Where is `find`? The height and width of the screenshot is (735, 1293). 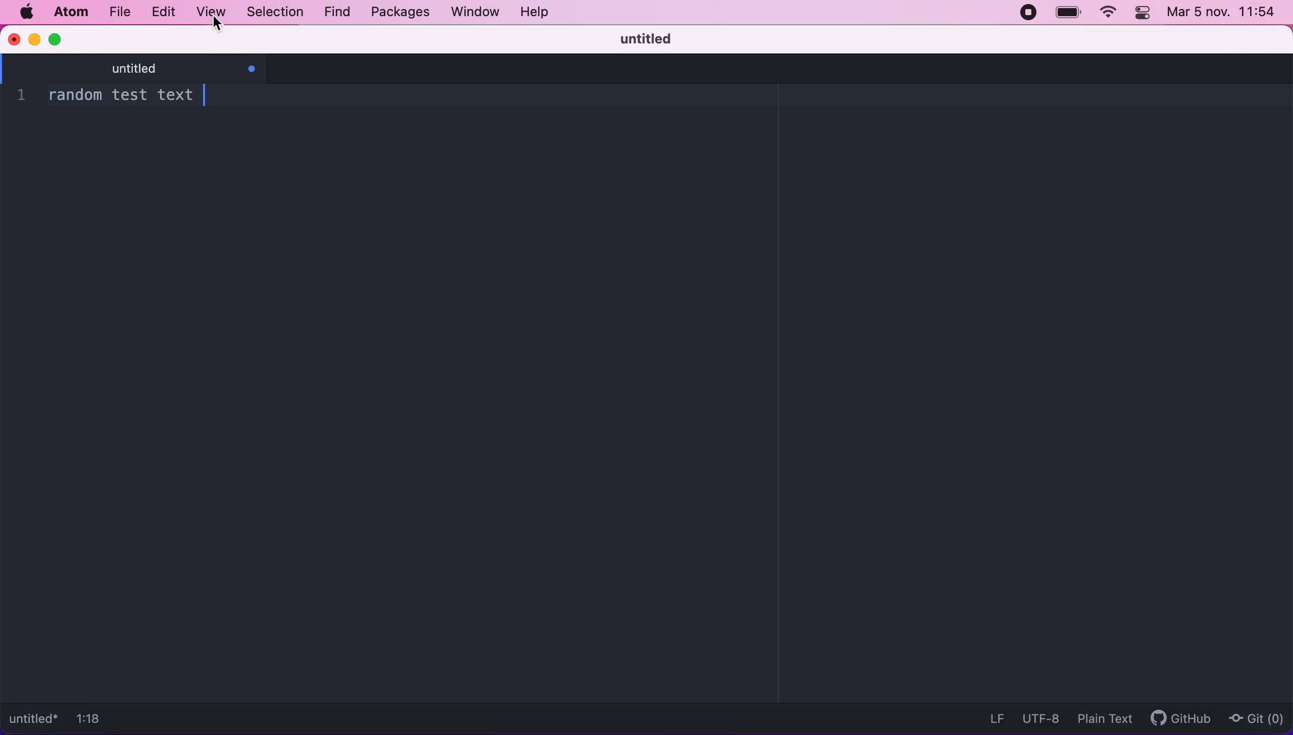
find is located at coordinates (334, 12).